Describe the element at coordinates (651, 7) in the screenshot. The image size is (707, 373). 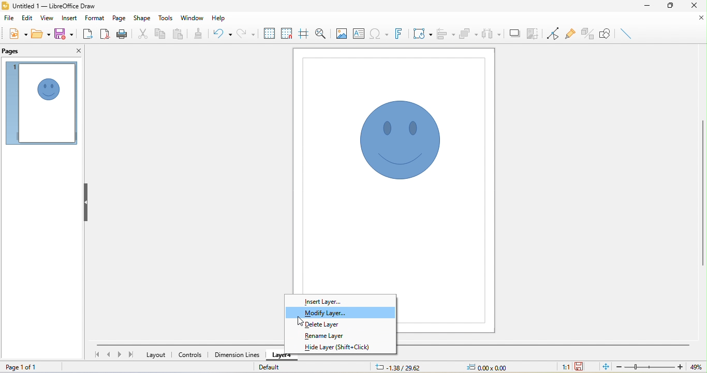
I see `minimize` at that location.